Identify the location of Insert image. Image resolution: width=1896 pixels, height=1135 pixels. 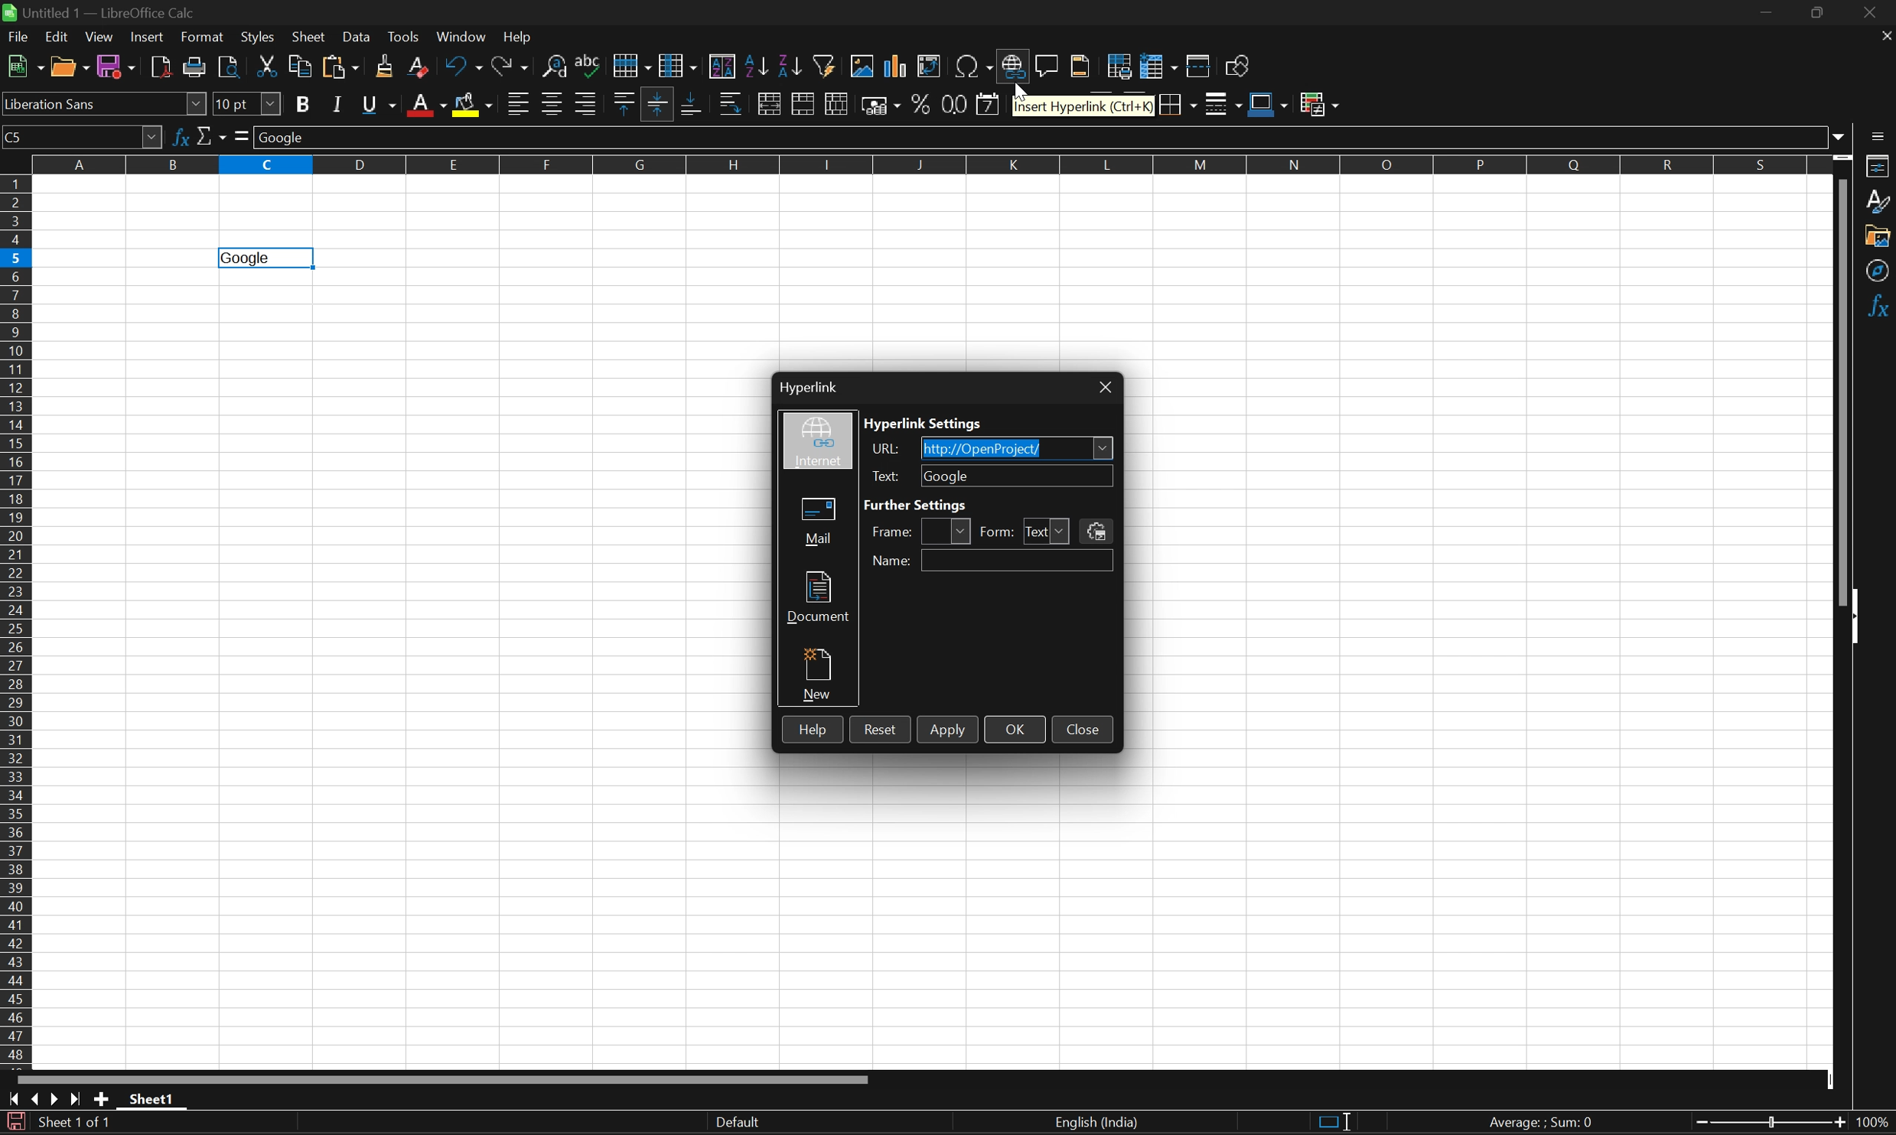
(864, 64).